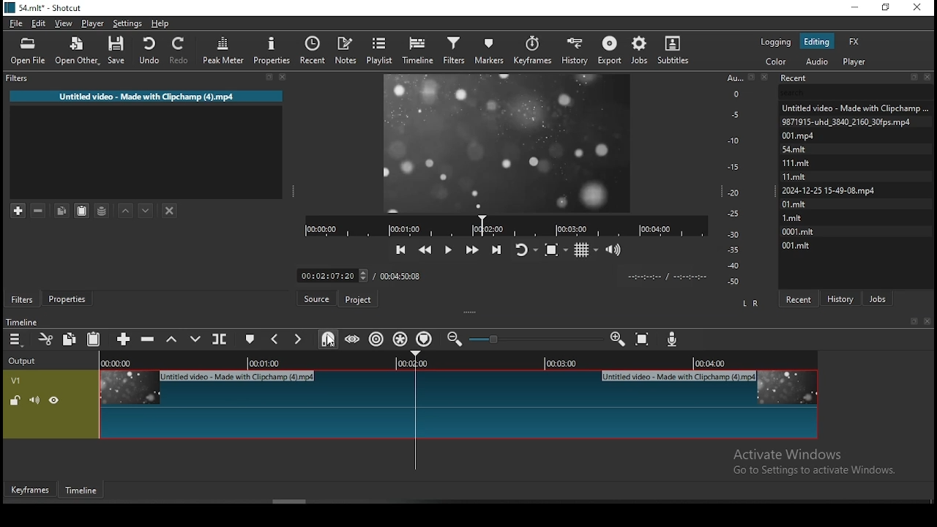 The image size is (937, 527). Describe the element at coordinates (775, 42) in the screenshot. I see `logging` at that location.